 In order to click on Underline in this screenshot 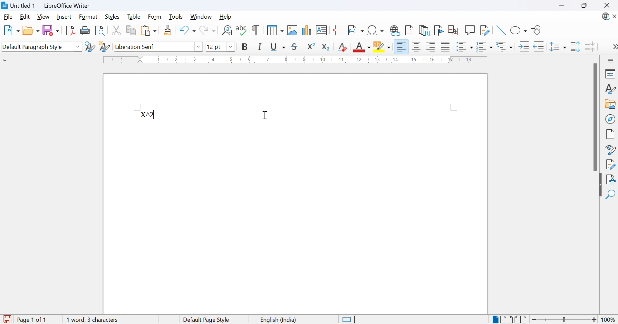, I will do `click(277, 48)`.